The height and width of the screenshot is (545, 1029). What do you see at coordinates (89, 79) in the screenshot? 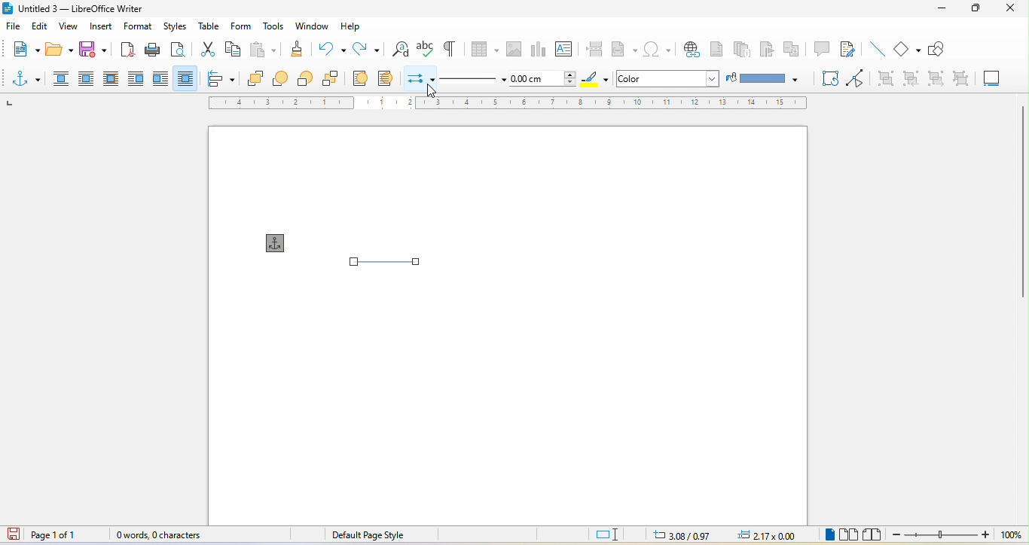
I see `parallel` at bounding box center [89, 79].